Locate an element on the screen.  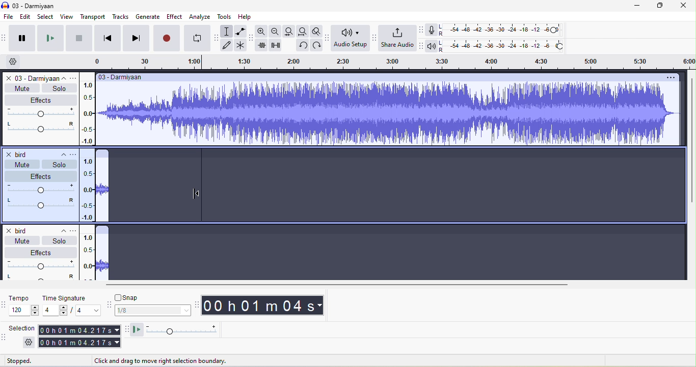
selection is located at coordinates (24, 329).